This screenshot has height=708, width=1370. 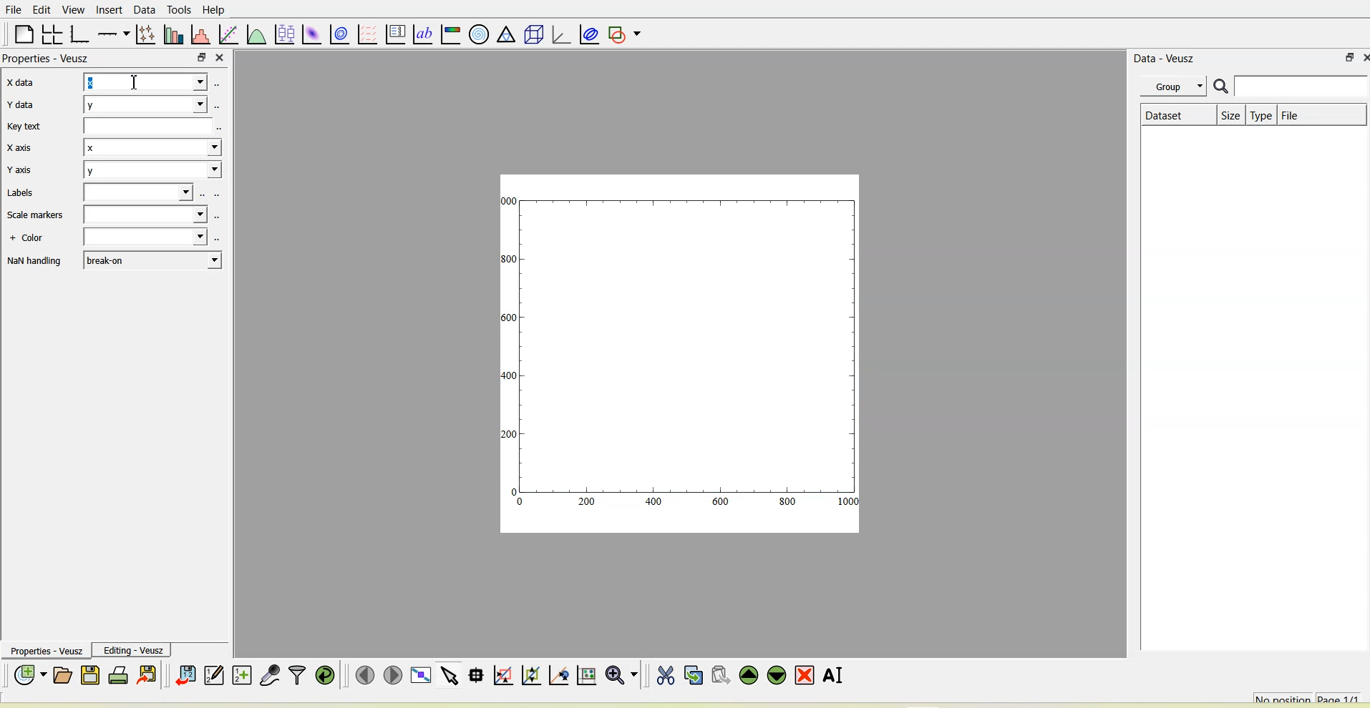 What do you see at coordinates (422, 34) in the screenshot?
I see `text label` at bounding box center [422, 34].